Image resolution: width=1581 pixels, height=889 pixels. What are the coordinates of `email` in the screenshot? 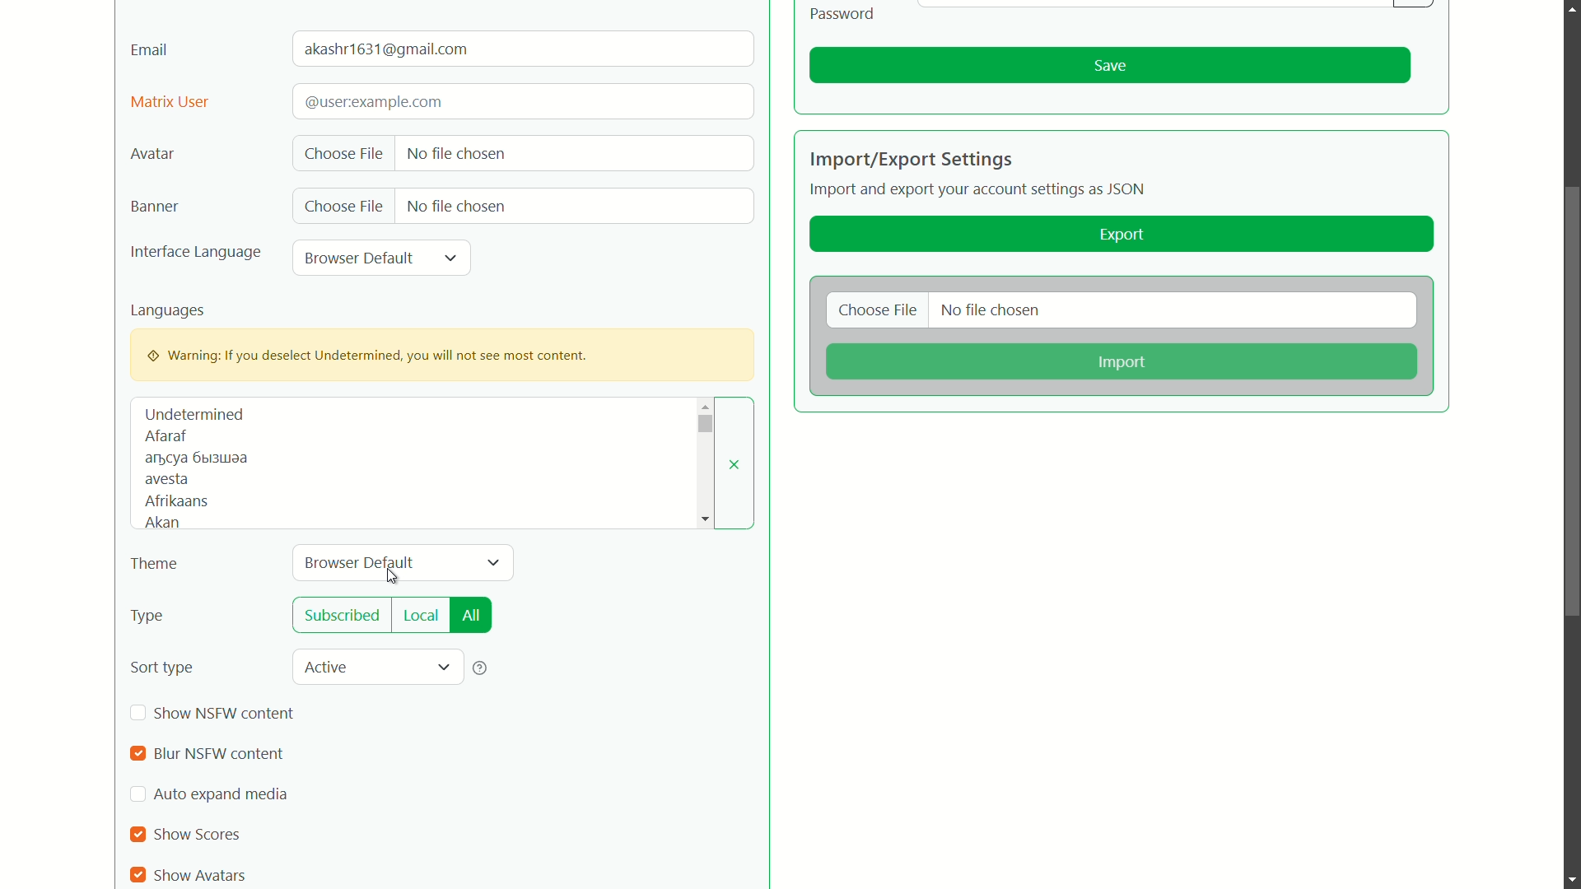 It's located at (150, 49).